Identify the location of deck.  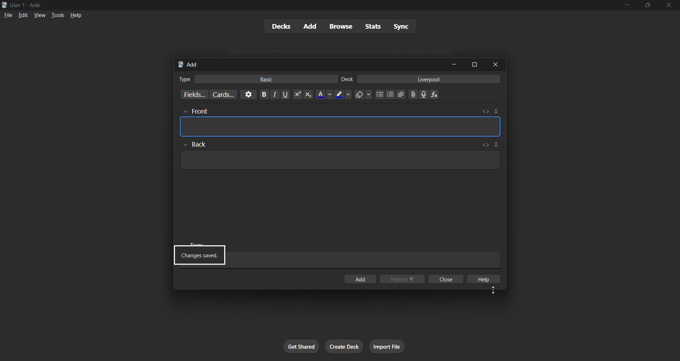
(346, 78).